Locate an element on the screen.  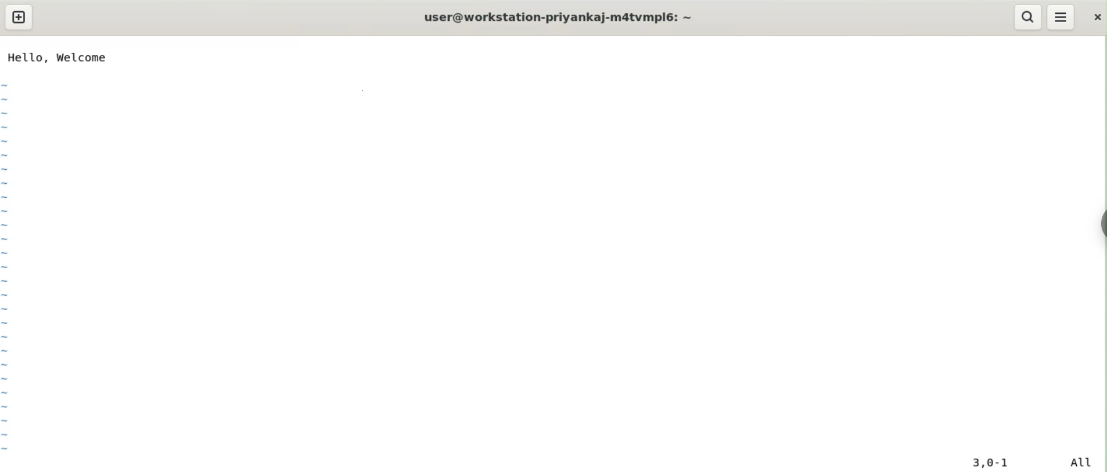
new tab is located at coordinates (19, 17).